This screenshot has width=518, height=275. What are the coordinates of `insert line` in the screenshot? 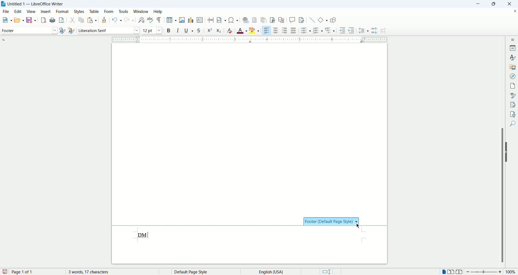 It's located at (311, 20).